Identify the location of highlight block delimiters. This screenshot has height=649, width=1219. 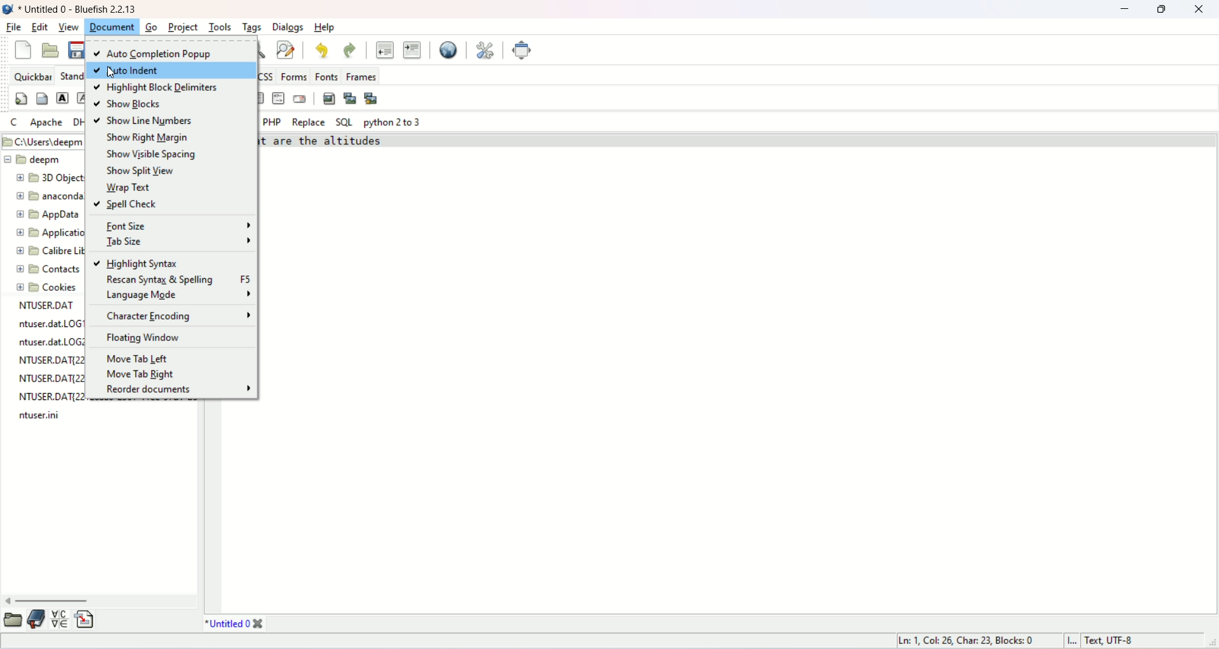
(157, 88).